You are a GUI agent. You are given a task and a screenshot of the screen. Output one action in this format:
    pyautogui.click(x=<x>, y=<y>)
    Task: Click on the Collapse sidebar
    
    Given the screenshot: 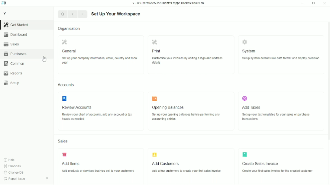 What is the action you would take?
    pyautogui.click(x=47, y=178)
    